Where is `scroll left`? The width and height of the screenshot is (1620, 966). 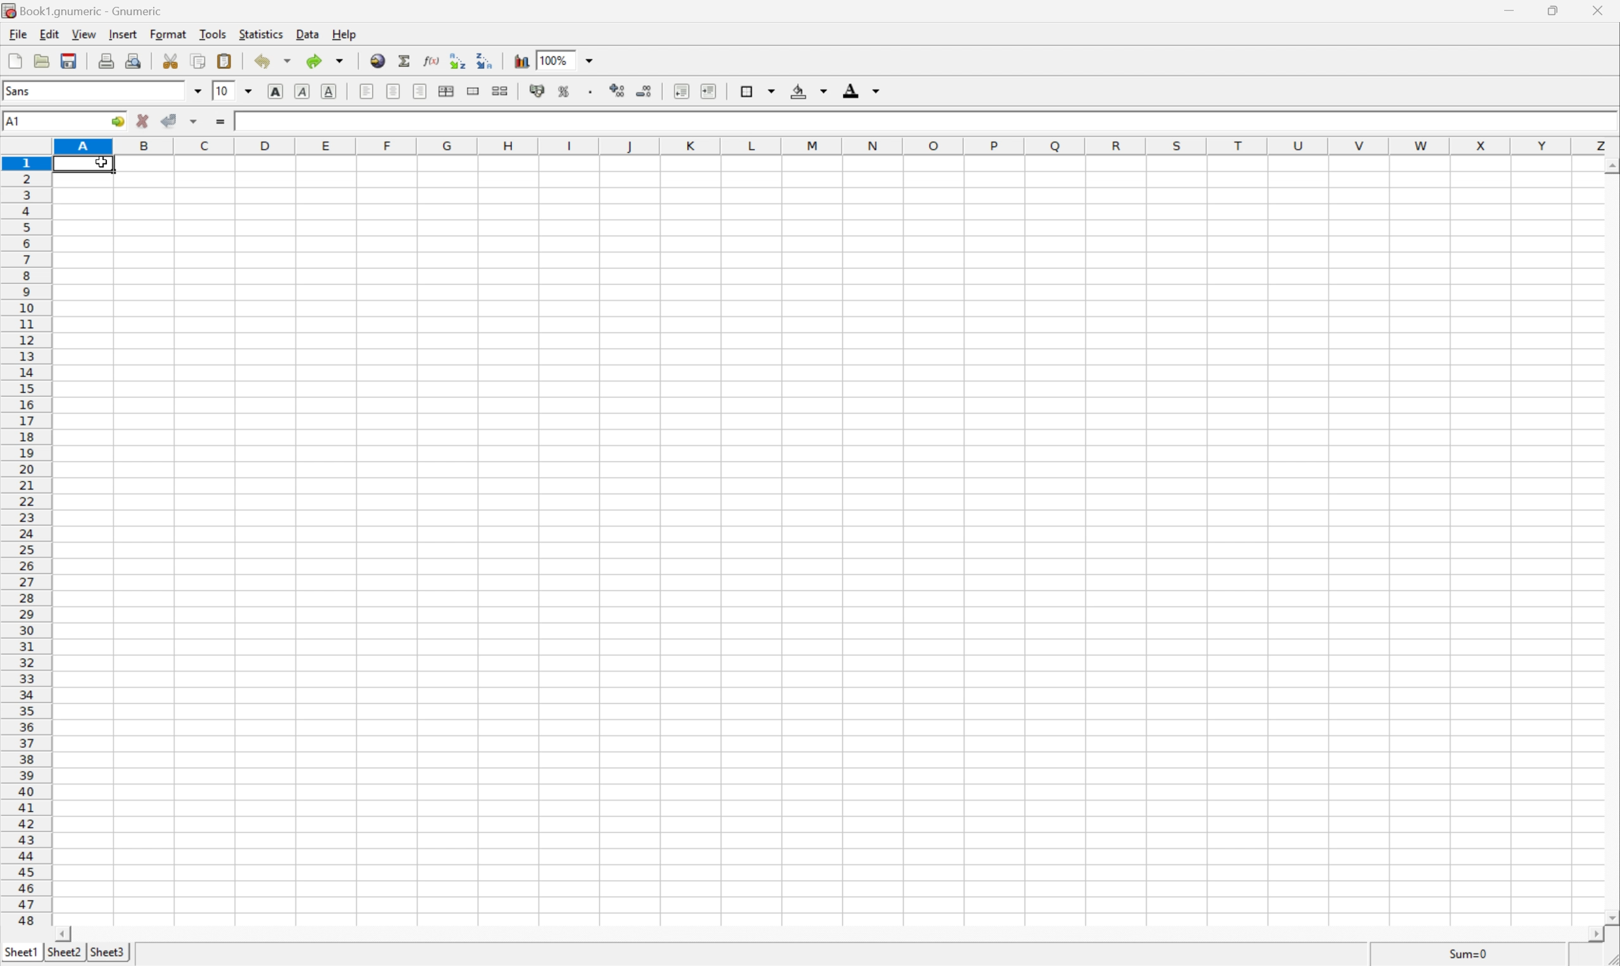
scroll left is located at coordinates (66, 933).